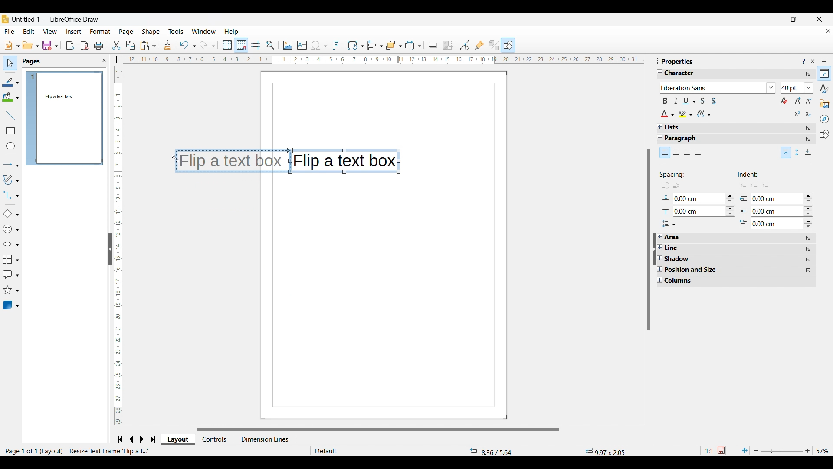 The image size is (833, 469). I want to click on Center alignment, so click(797, 152).